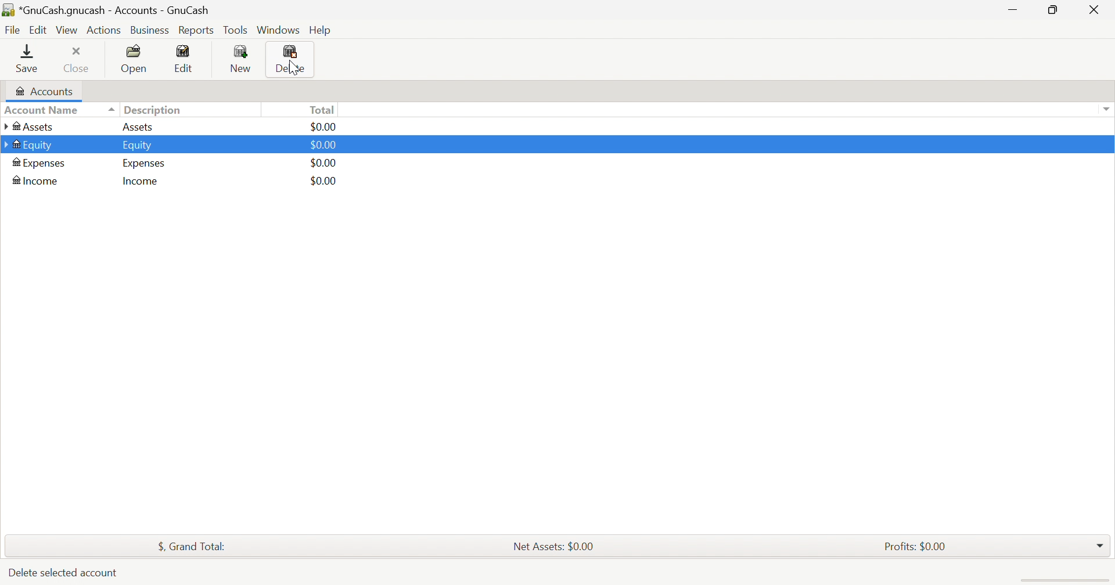 The width and height of the screenshot is (1115, 585). I want to click on Help, so click(321, 30).